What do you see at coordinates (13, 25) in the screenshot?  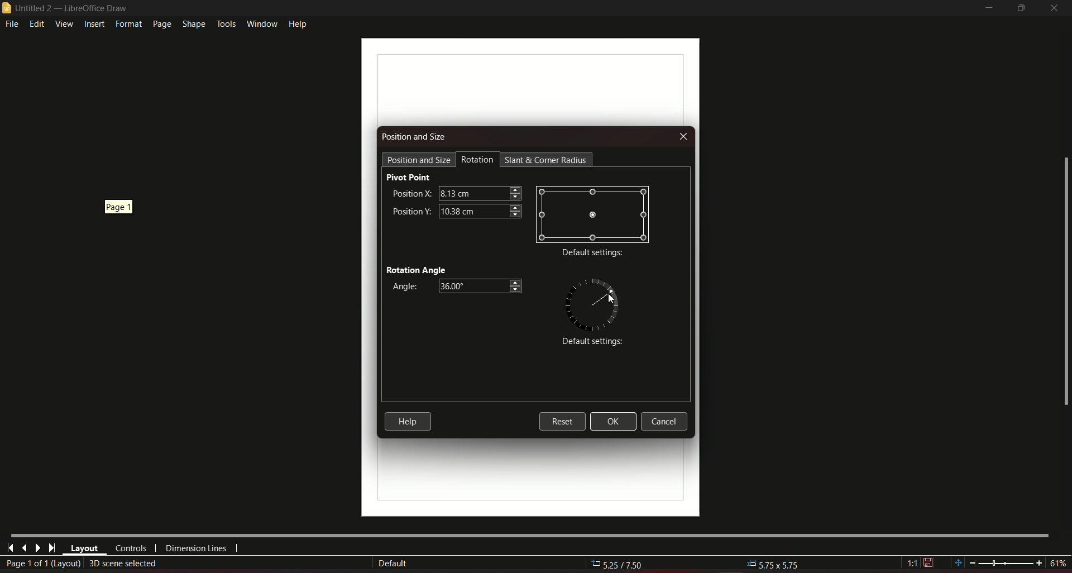 I see `file` at bounding box center [13, 25].